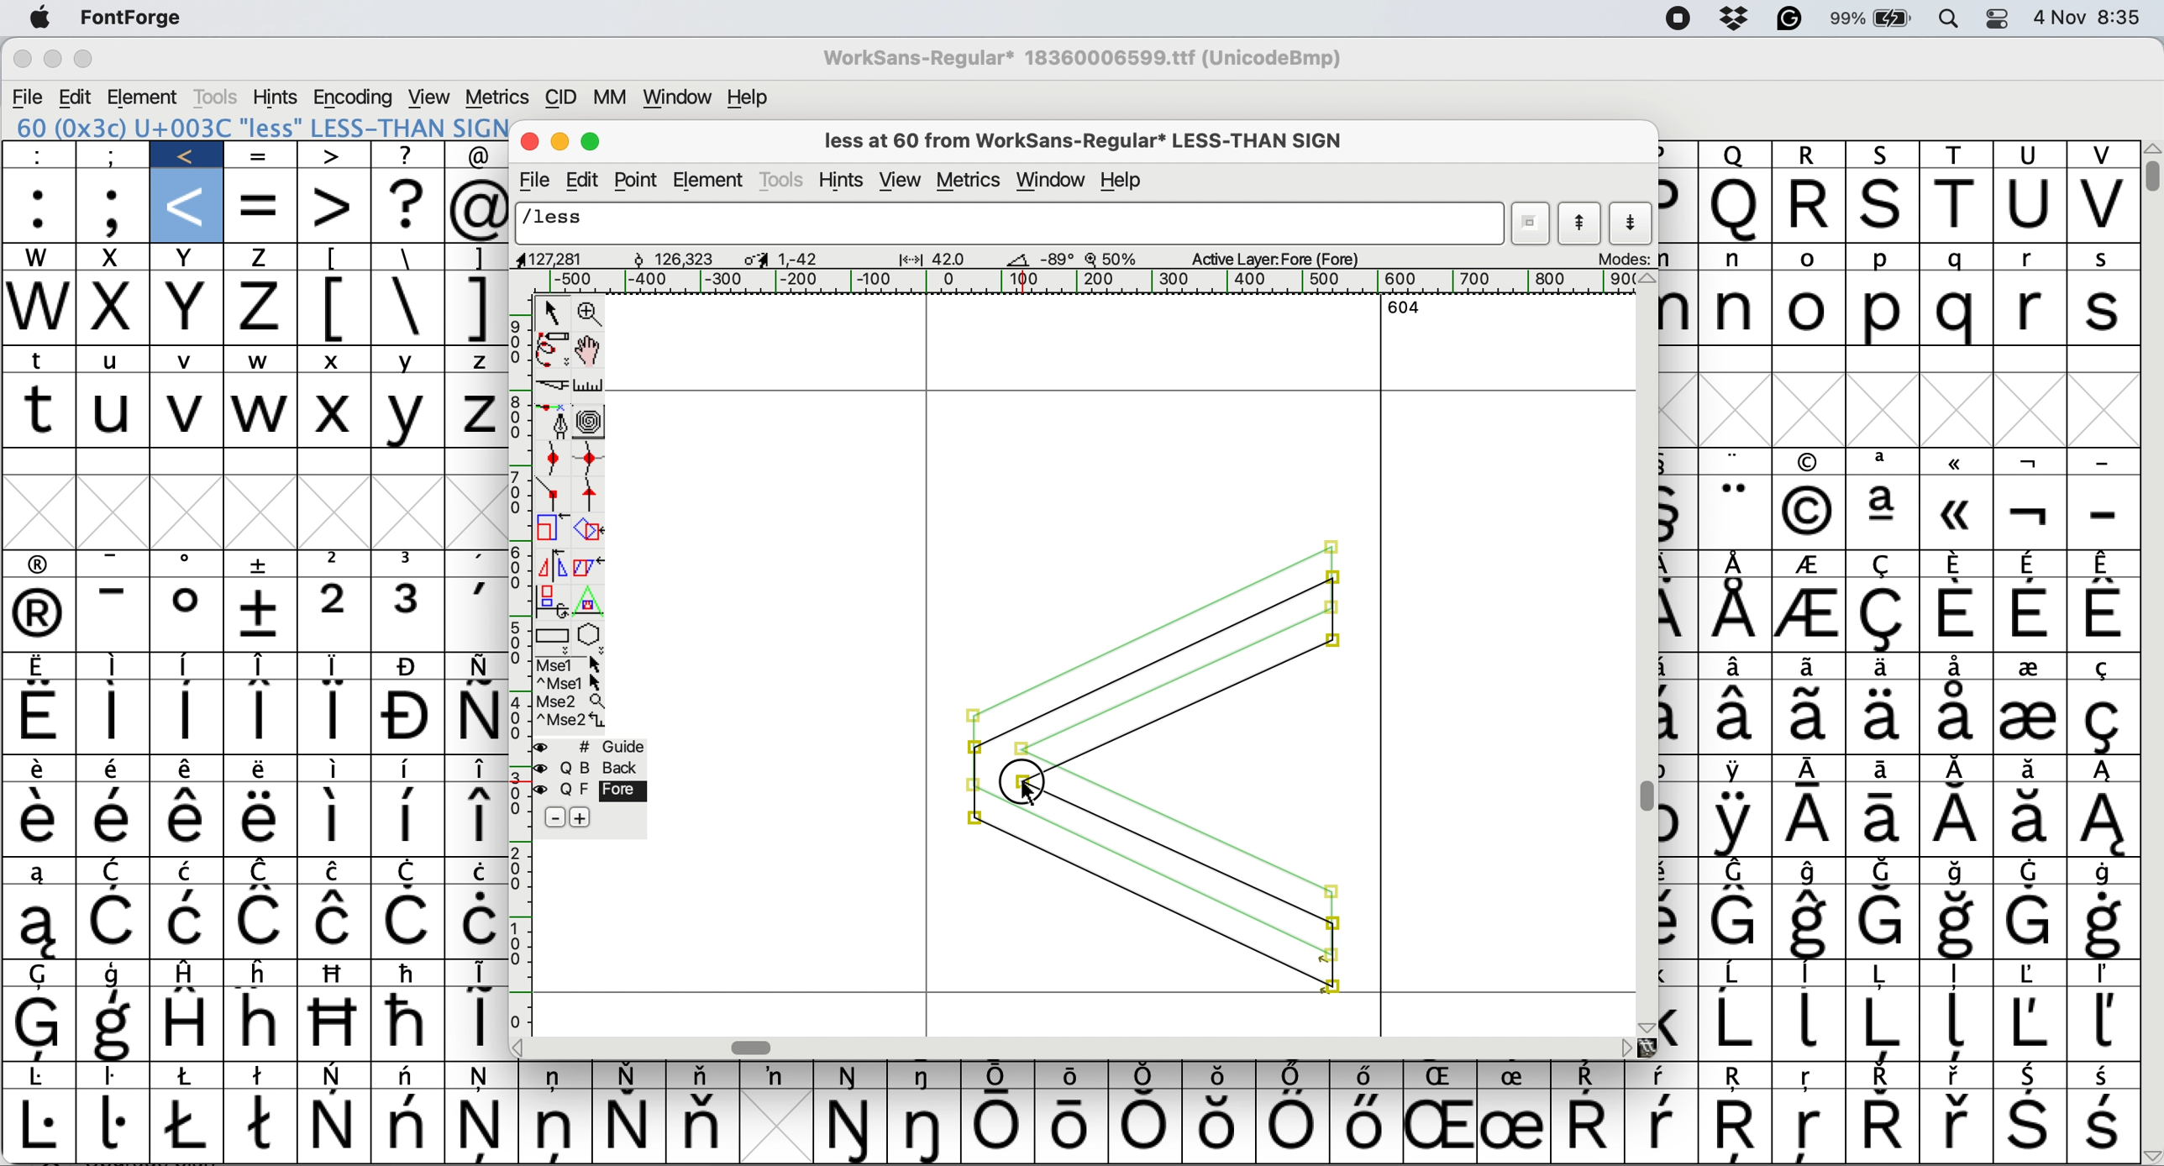 The height and width of the screenshot is (1166, 2164). What do you see at coordinates (412, 612) in the screenshot?
I see `3` at bounding box center [412, 612].